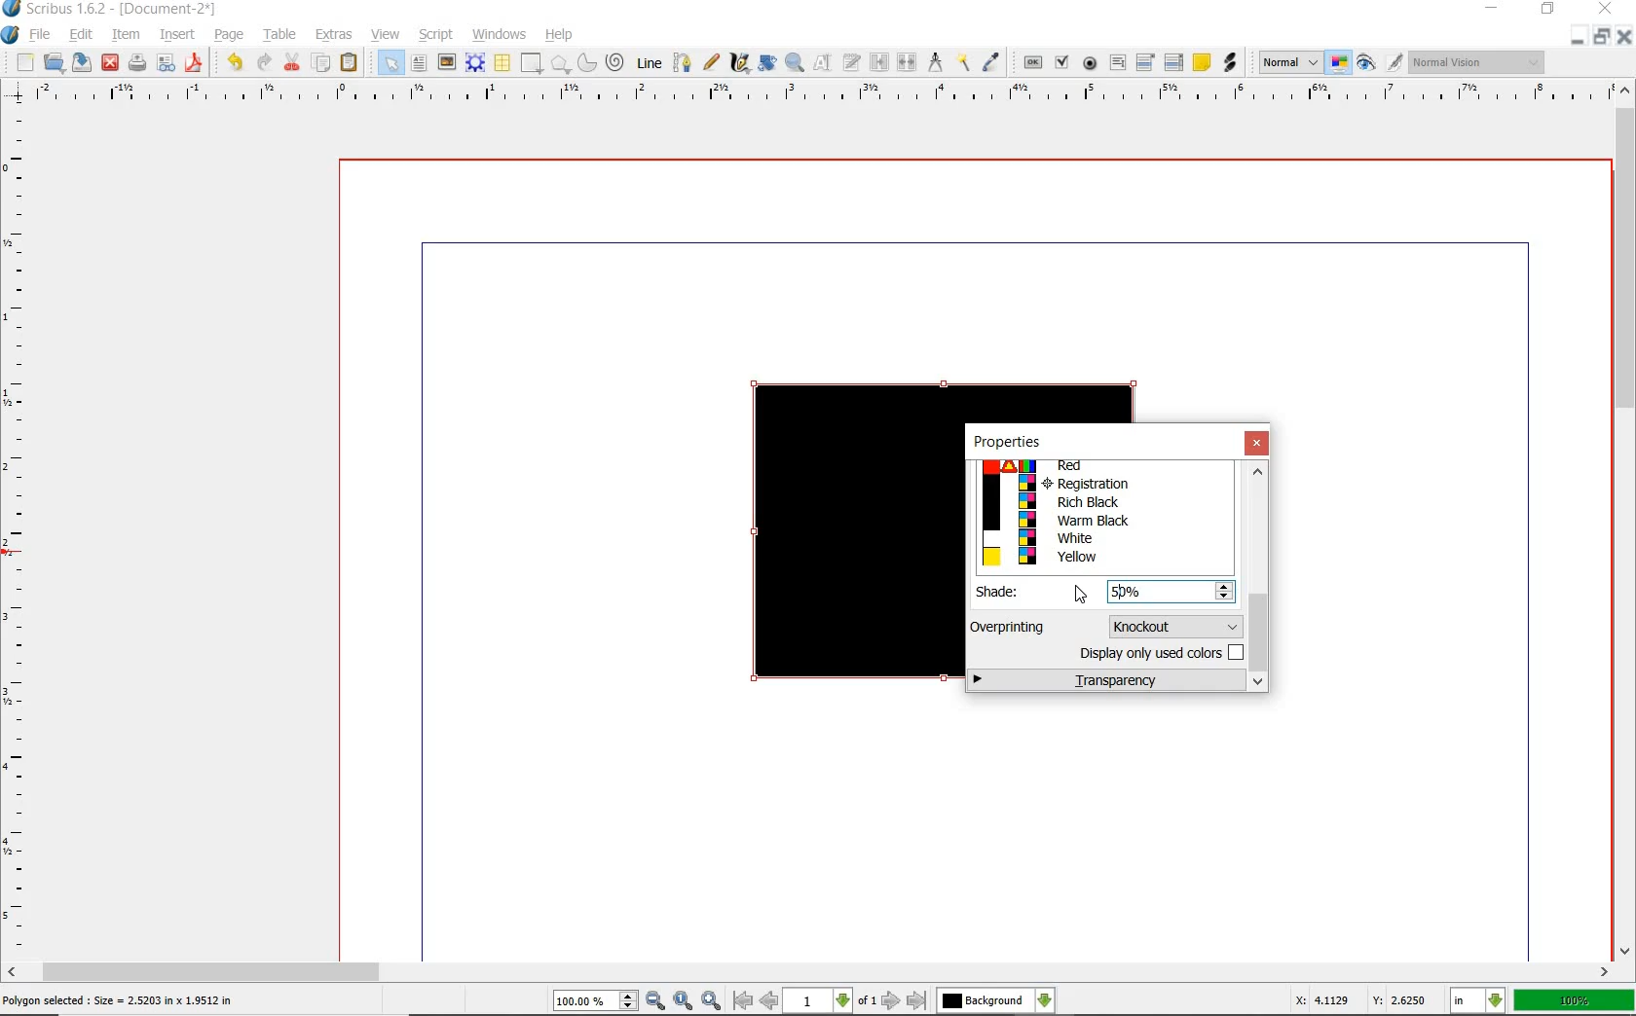  Describe the element at coordinates (1202, 62) in the screenshot. I see `text annotation` at that location.